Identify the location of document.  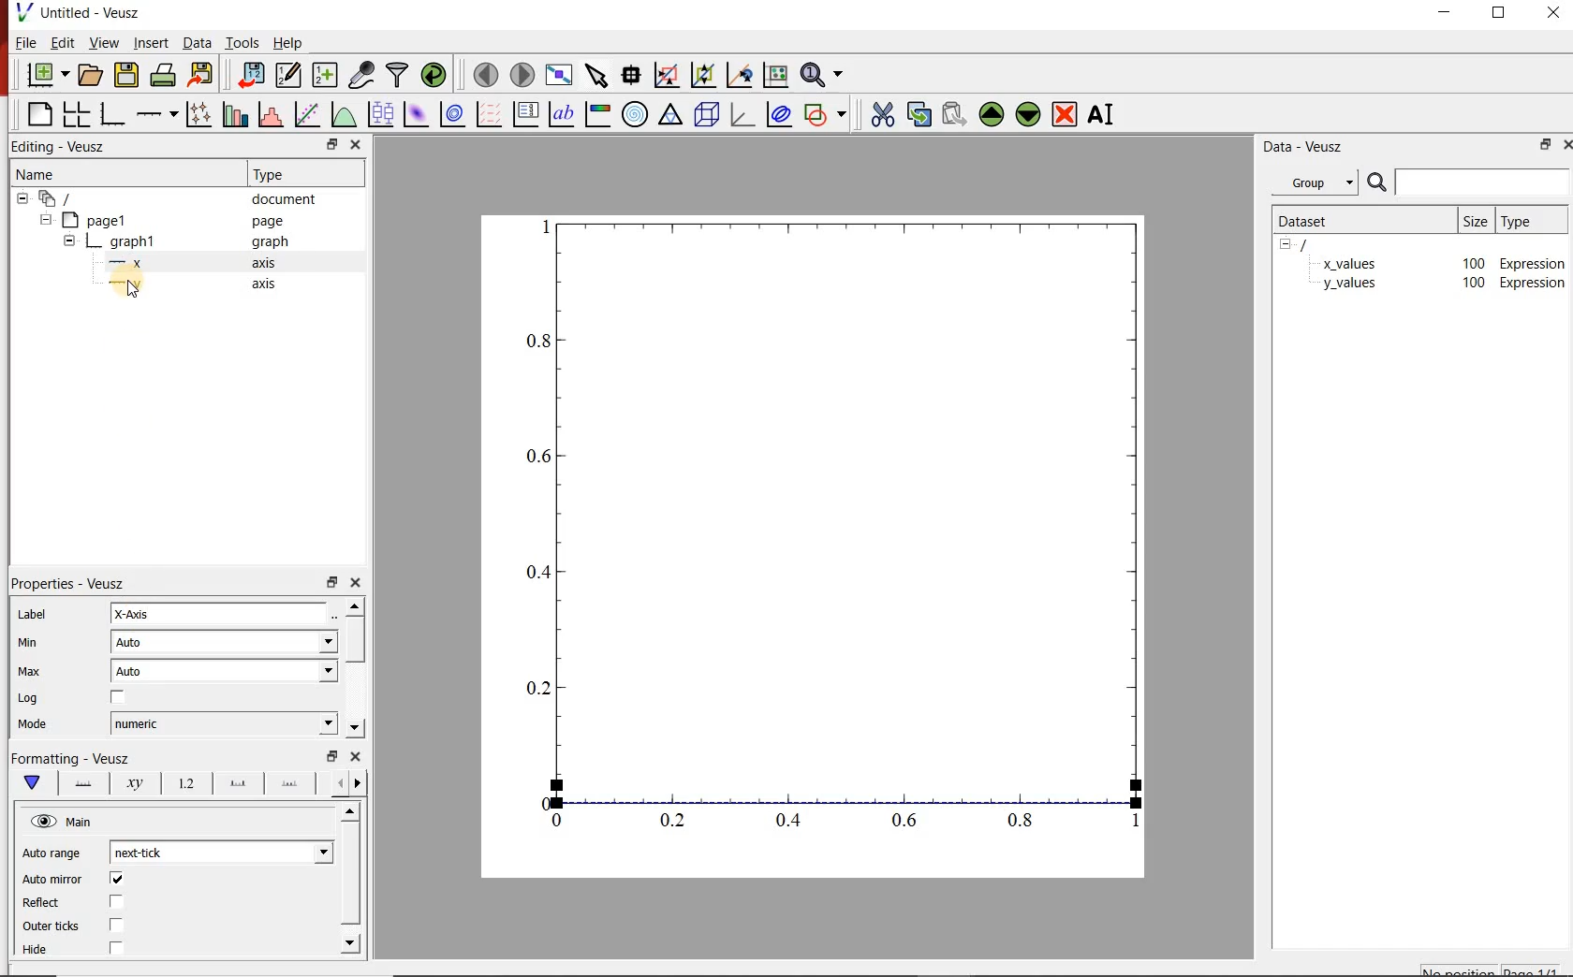
(282, 199).